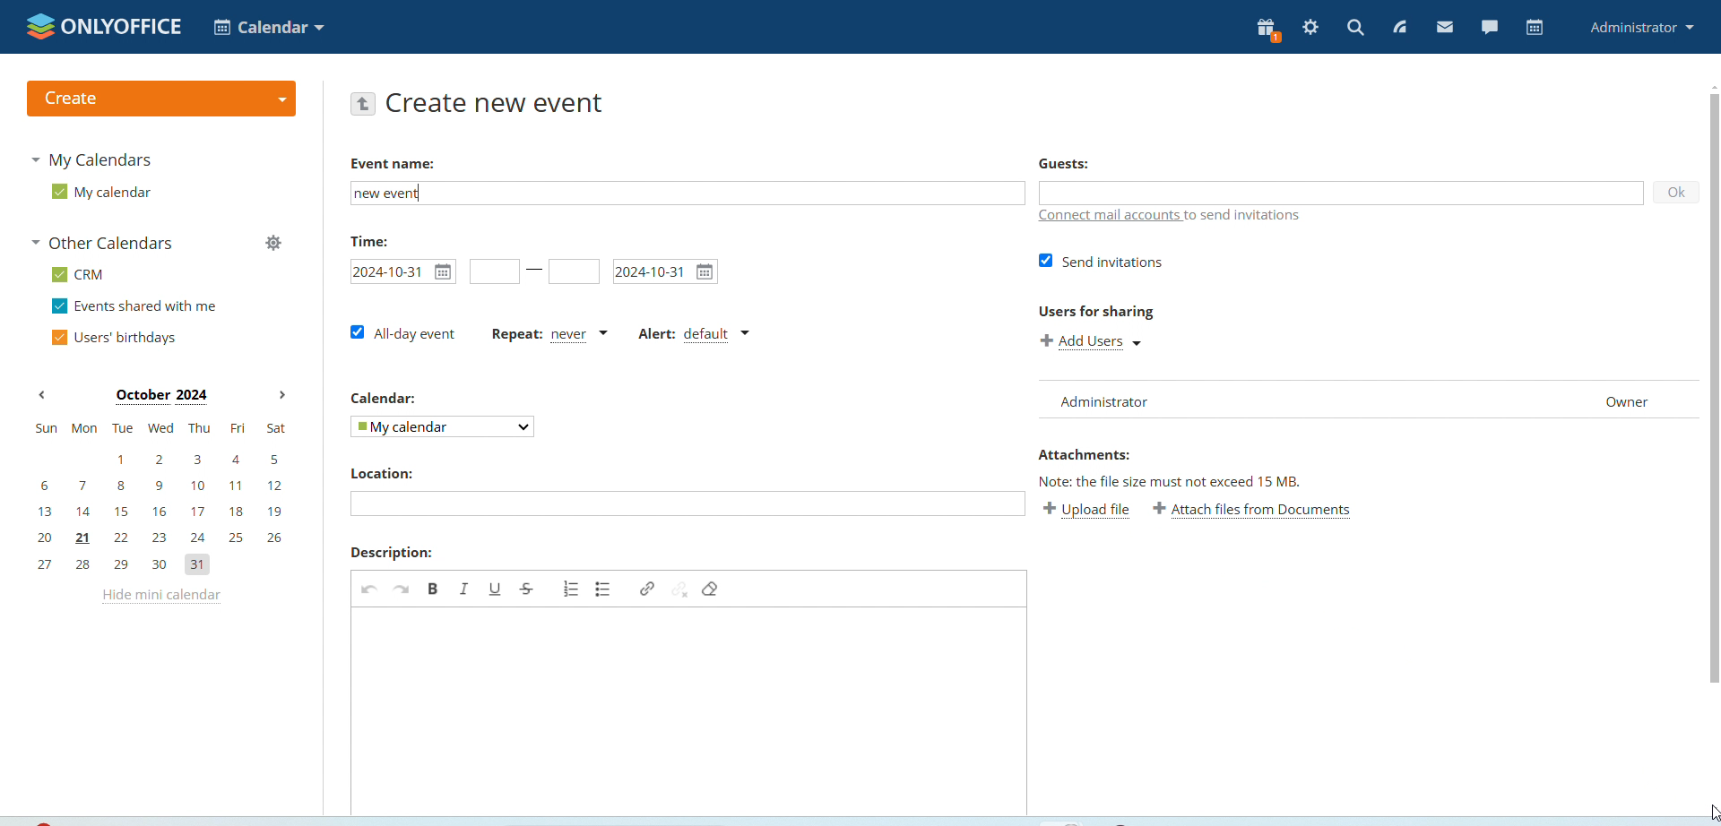 The image size is (1721, 826). I want to click on Description, so click(390, 555).